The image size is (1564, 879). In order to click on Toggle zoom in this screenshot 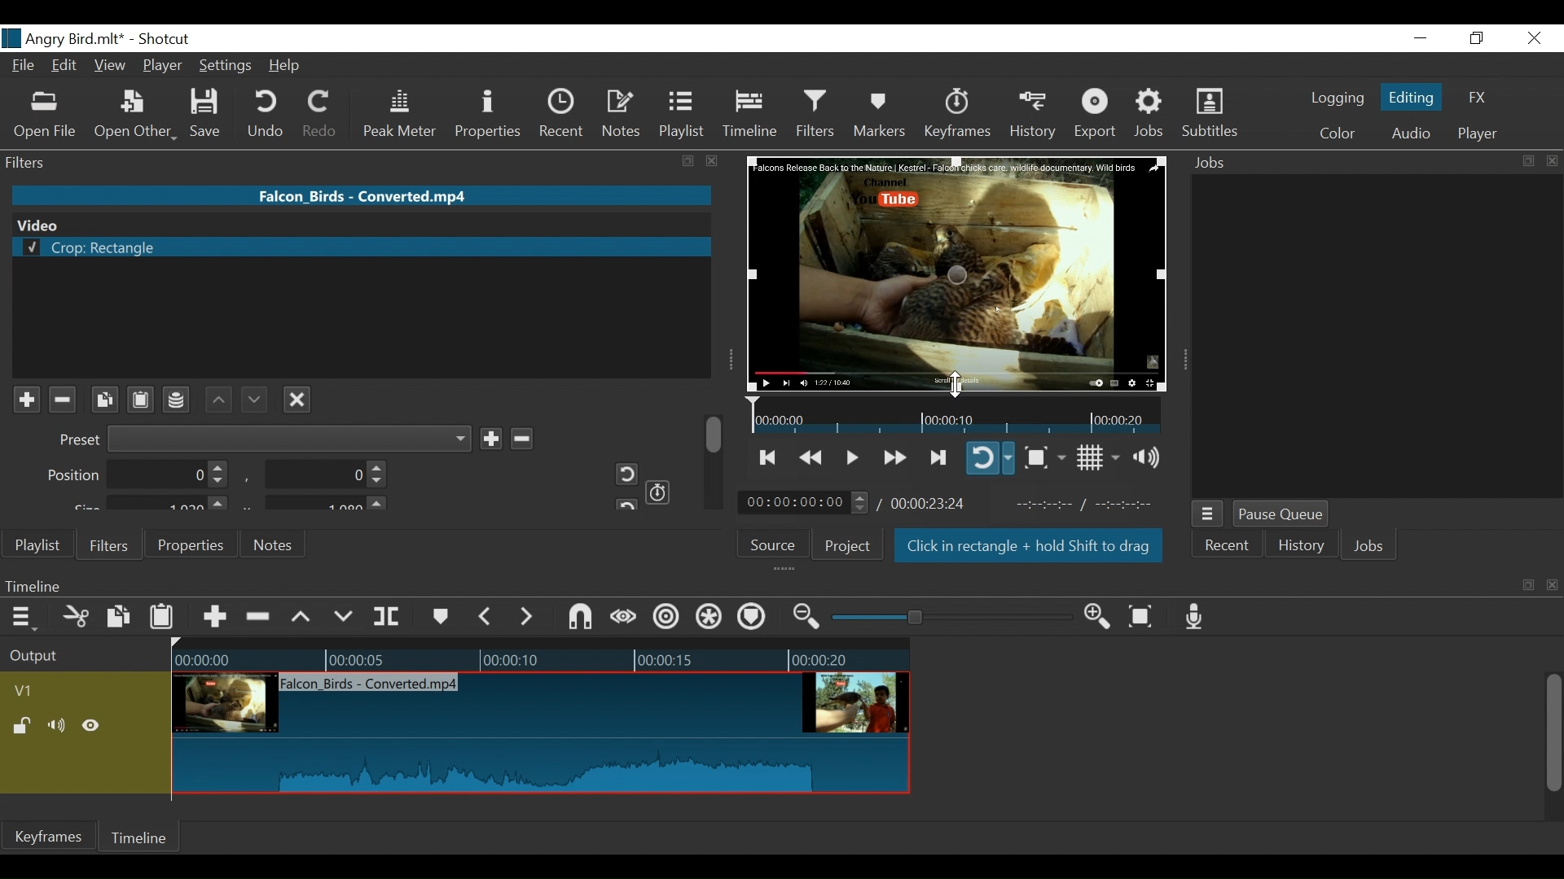, I will do `click(1044, 457)`.